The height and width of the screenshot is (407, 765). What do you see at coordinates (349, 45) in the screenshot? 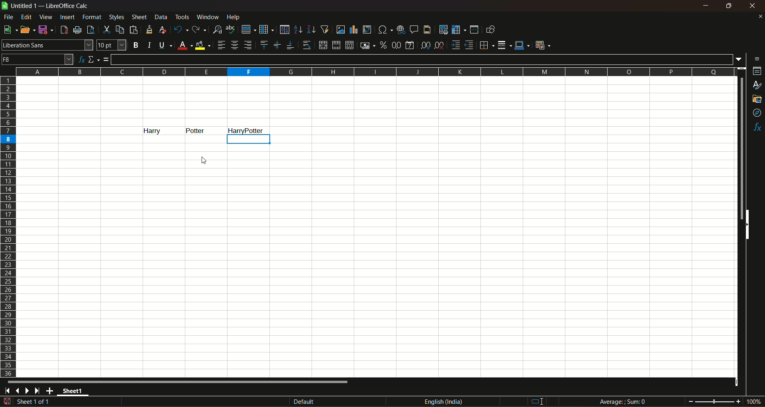
I see `unmerge` at bounding box center [349, 45].